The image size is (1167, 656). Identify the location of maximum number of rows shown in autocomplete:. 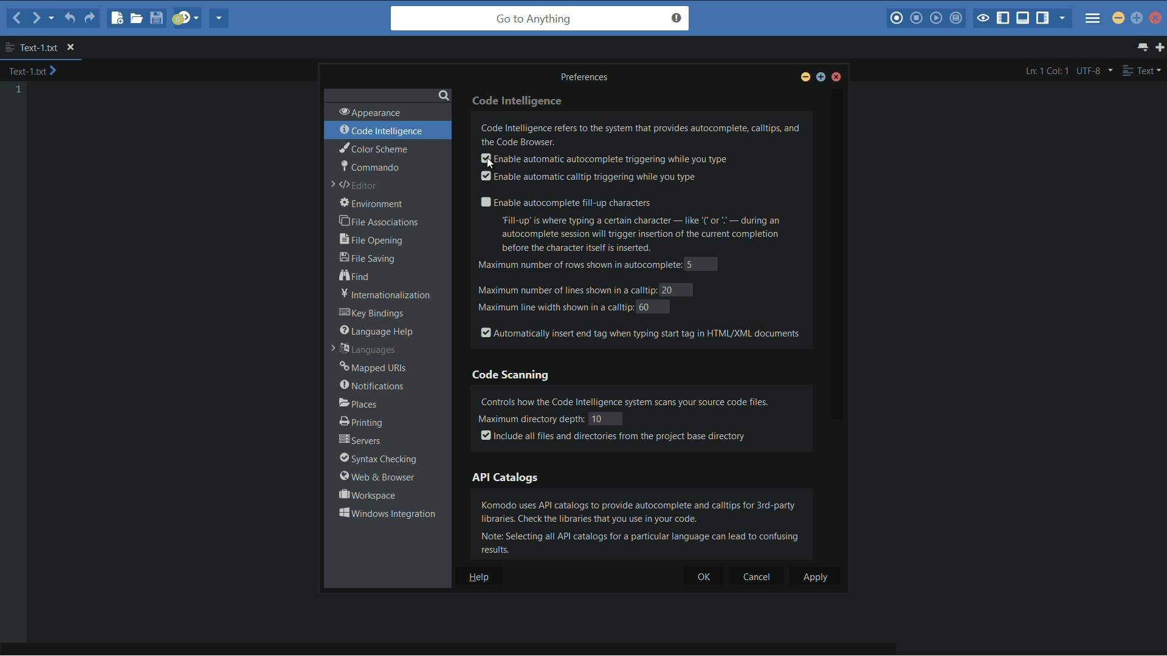
(577, 266).